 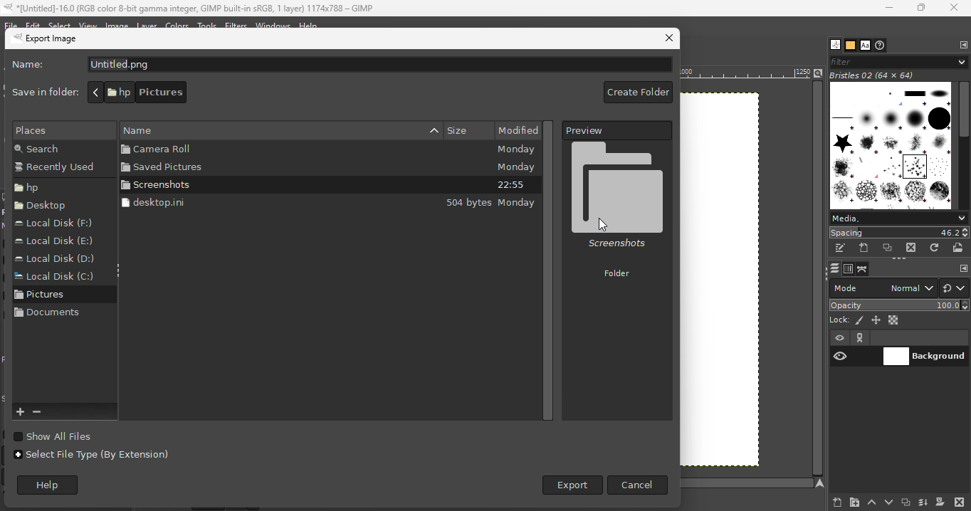 I want to click on Create a new layer, so click(x=830, y=502).